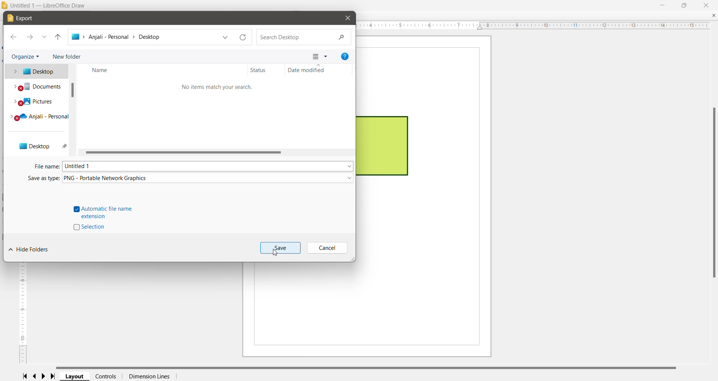 The image size is (718, 381). Describe the element at coordinates (276, 253) in the screenshot. I see `Cursor` at that location.